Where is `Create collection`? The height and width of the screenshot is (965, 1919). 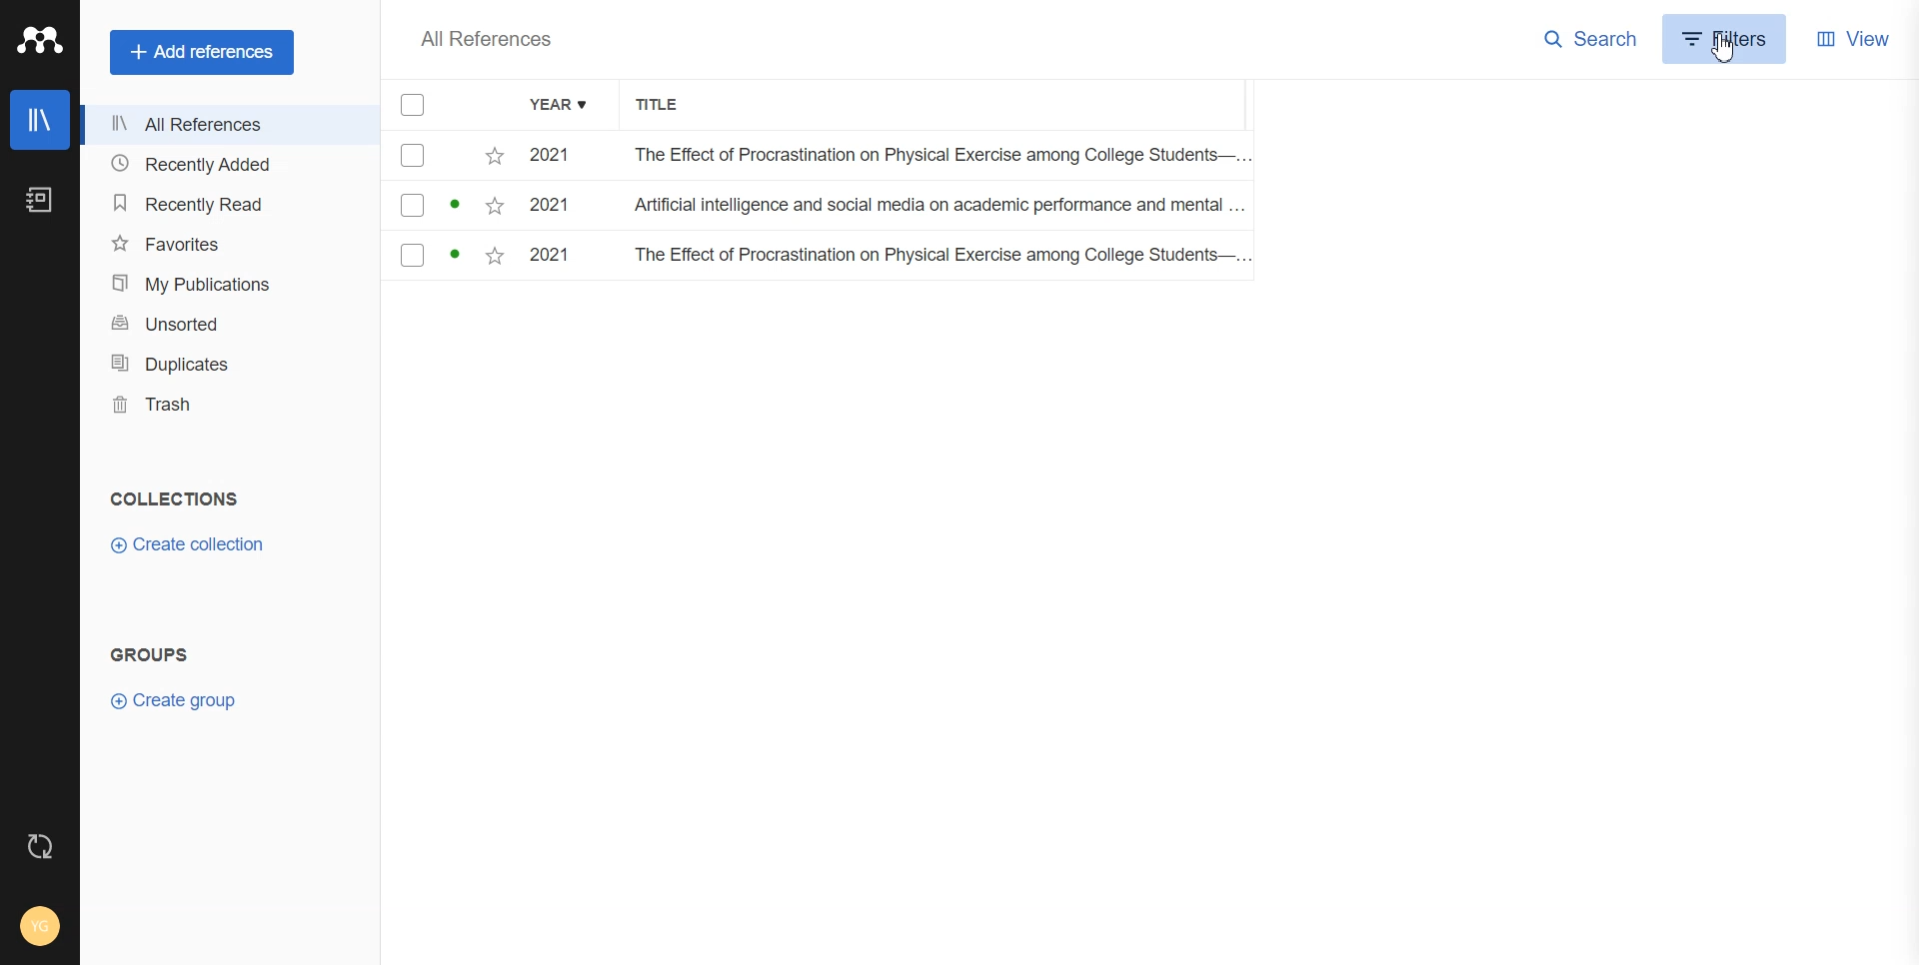 Create collection is located at coordinates (187, 545).